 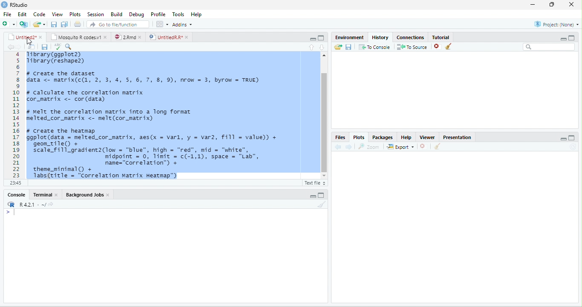 What do you see at coordinates (348, 47) in the screenshot?
I see `save` at bounding box center [348, 47].